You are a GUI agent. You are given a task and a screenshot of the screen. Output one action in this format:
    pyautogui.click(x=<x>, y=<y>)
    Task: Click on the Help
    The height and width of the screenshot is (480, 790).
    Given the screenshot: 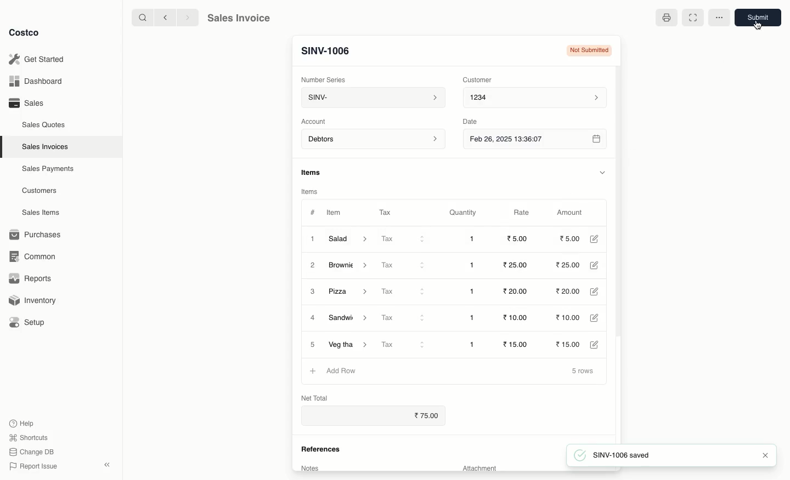 What is the action you would take?
    pyautogui.click(x=22, y=422)
    